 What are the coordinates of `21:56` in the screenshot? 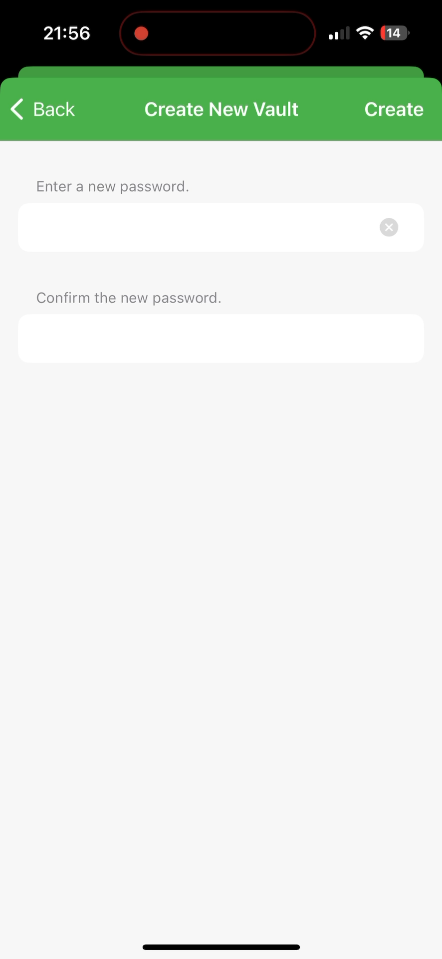 It's located at (65, 35).